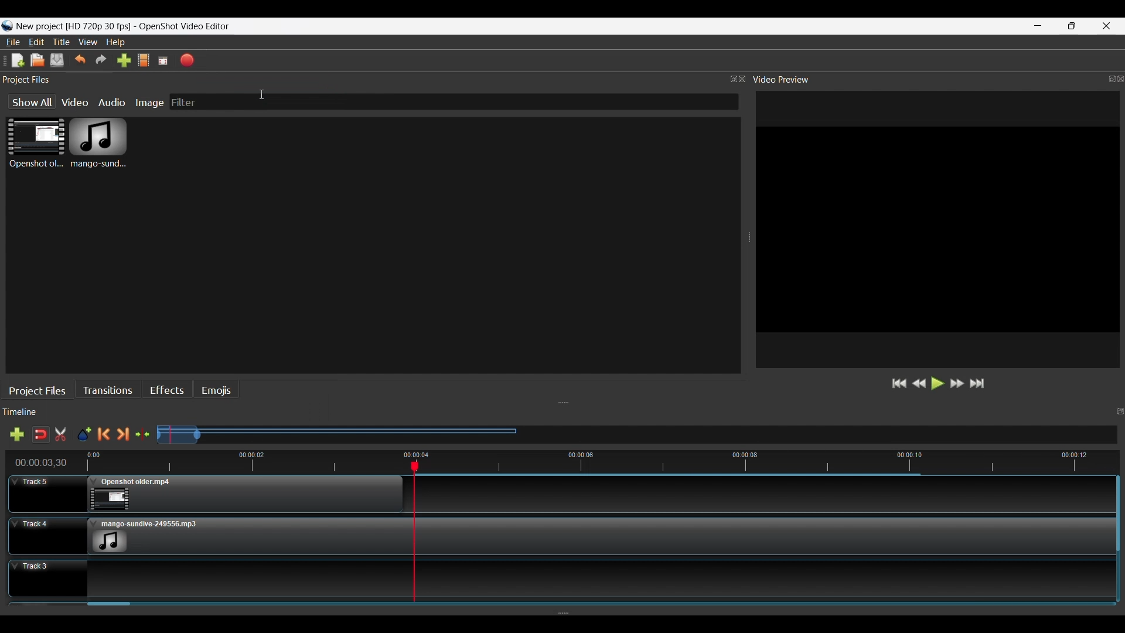 The width and height of the screenshot is (1125, 633). Describe the element at coordinates (768, 536) in the screenshot. I see `track 4` at that location.